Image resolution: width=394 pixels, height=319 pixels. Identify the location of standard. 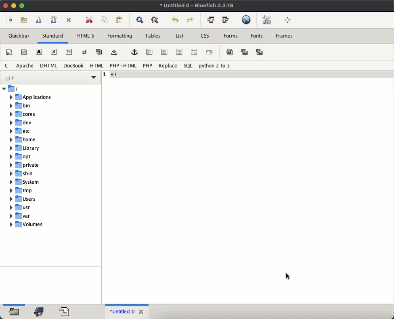
(54, 36).